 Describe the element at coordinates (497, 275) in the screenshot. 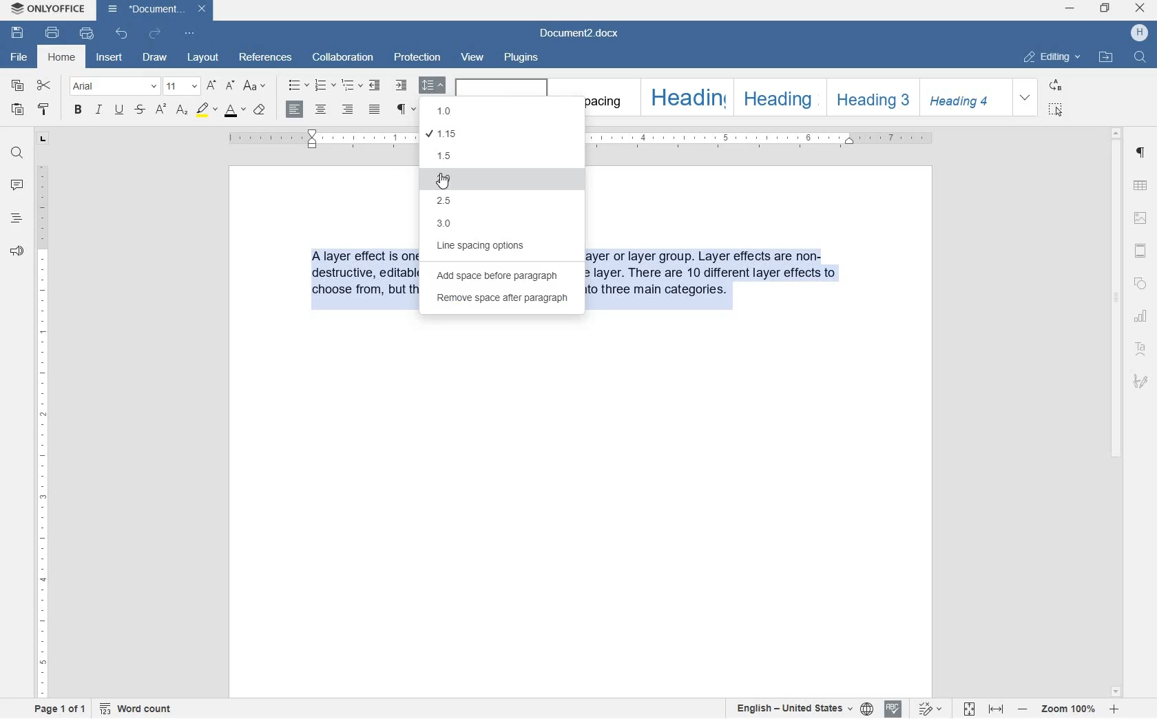

I see `add space before paragraph` at that location.